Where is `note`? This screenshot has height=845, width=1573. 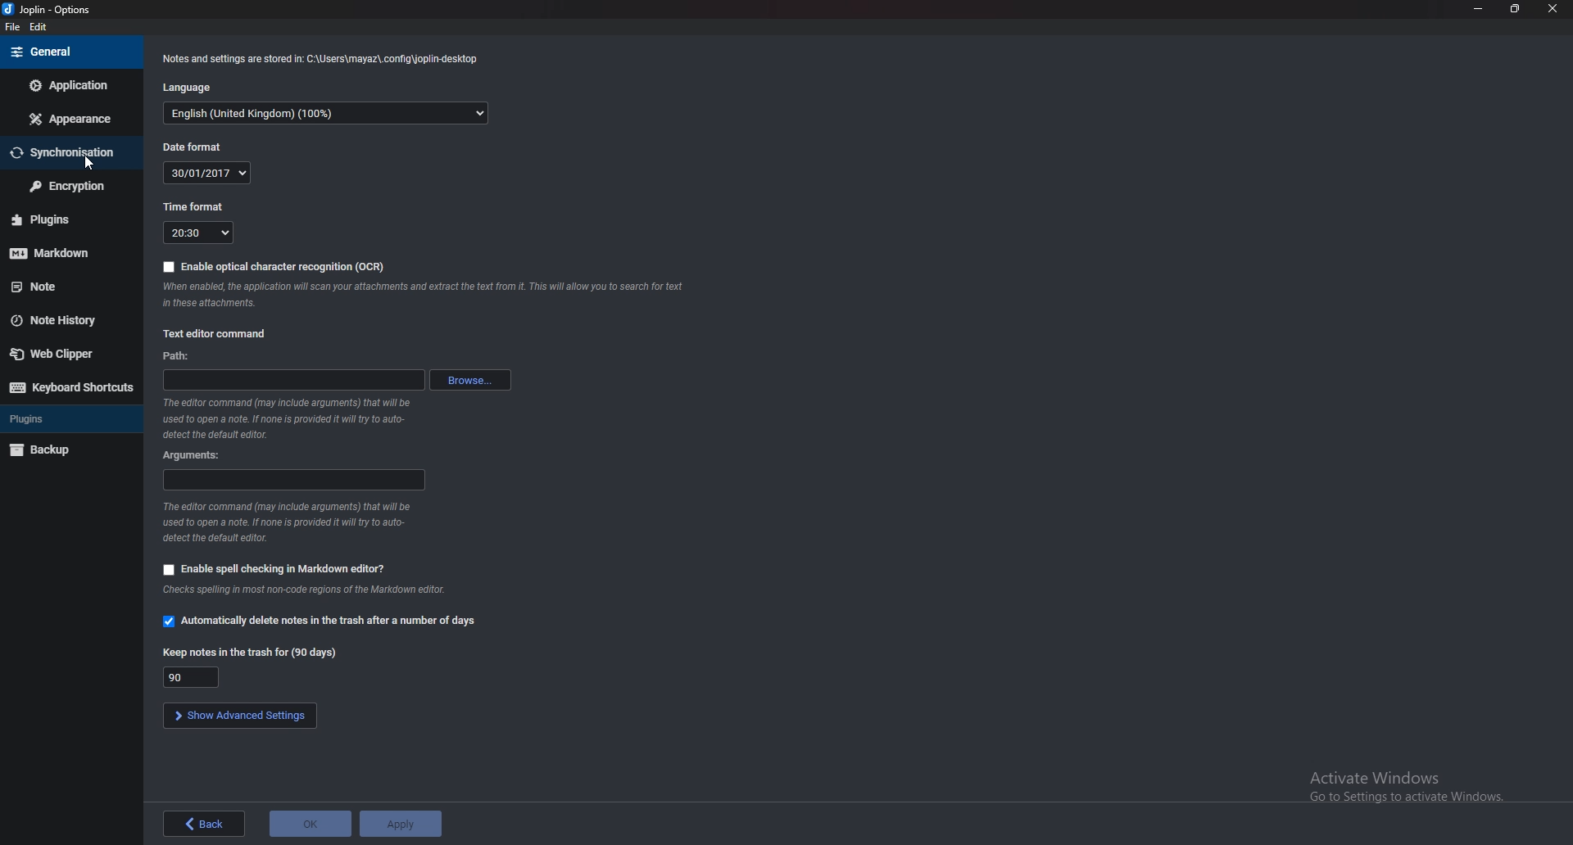
note is located at coordinates (65, 287).